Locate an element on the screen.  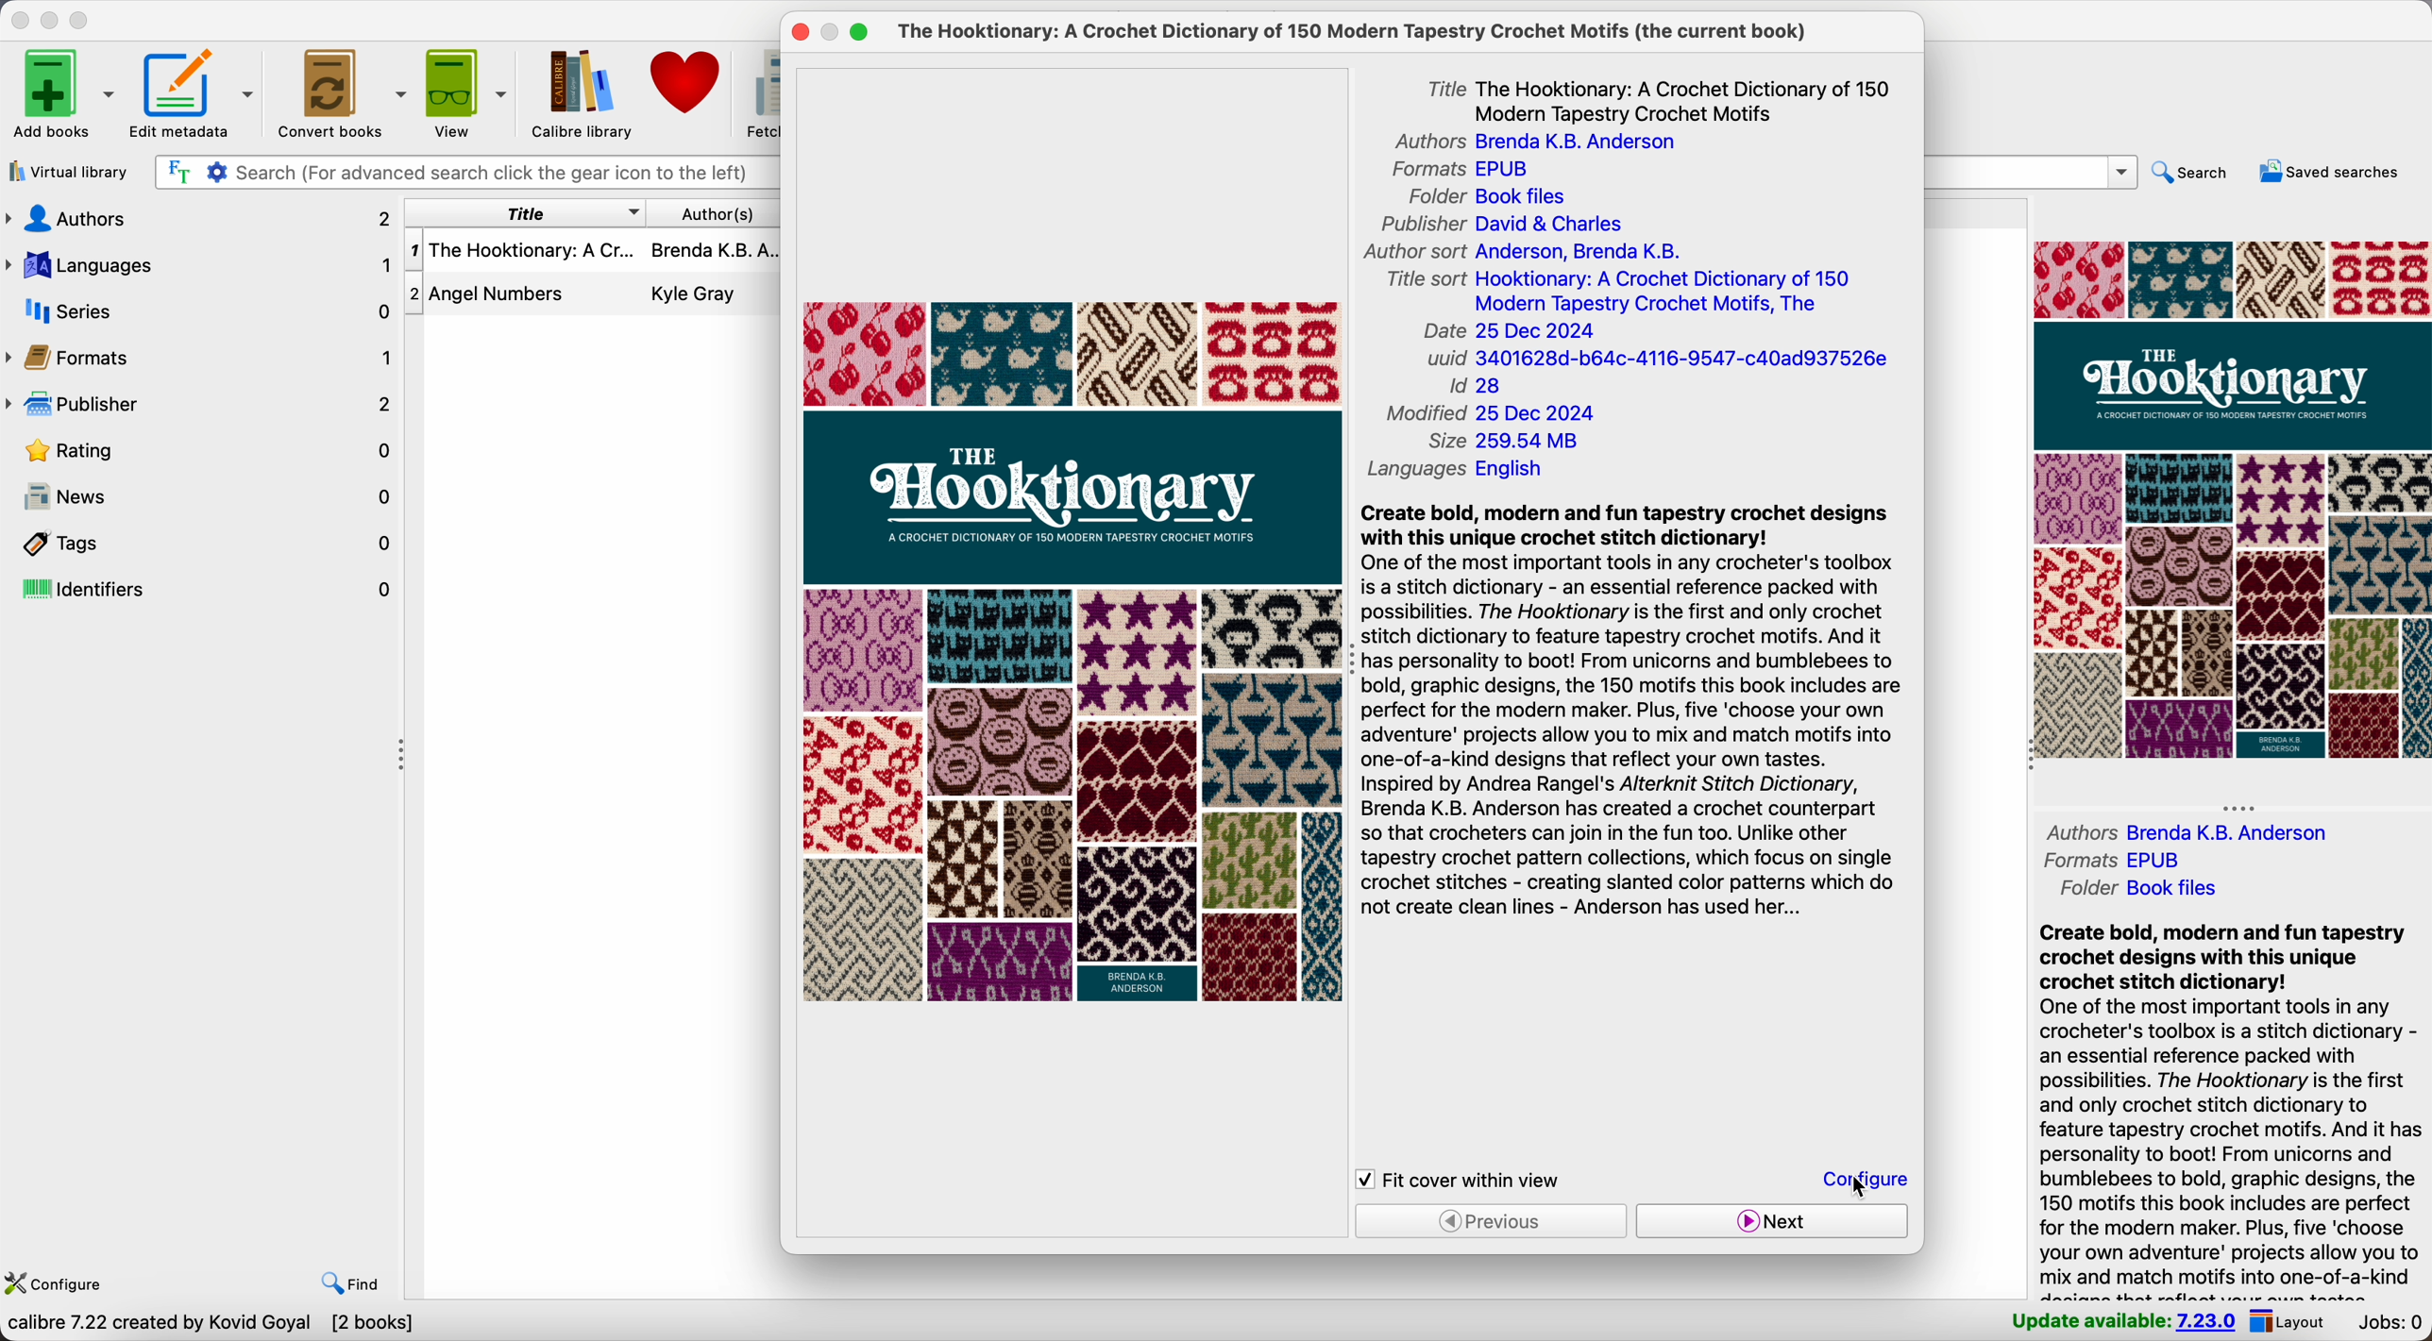
book cover preview is located at coordinates (1073, 652).